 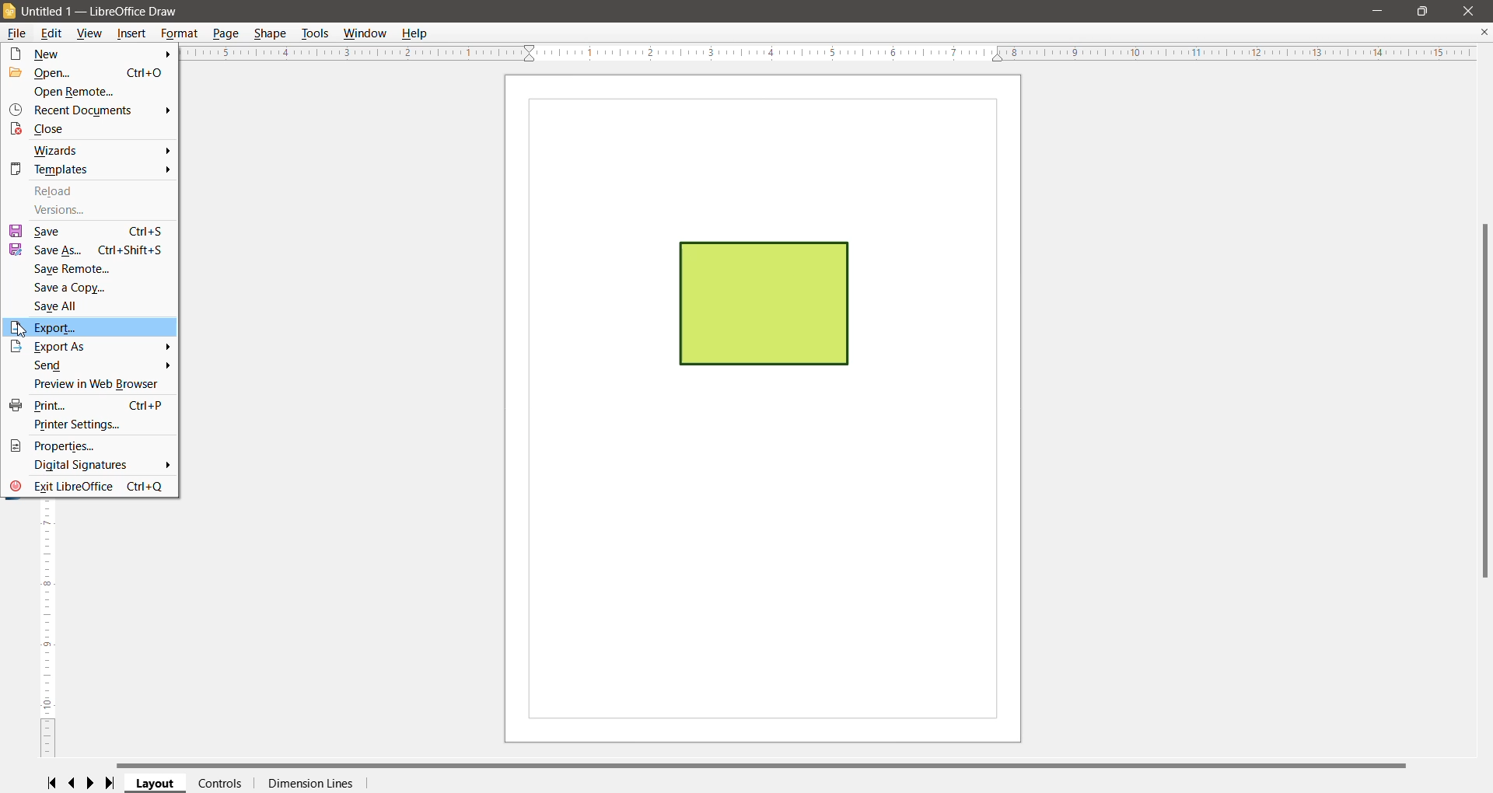 What do you see at coordinates (114, 784) in the screenshot?
I see `Scroll to last page` at bounding box center [114, 784].